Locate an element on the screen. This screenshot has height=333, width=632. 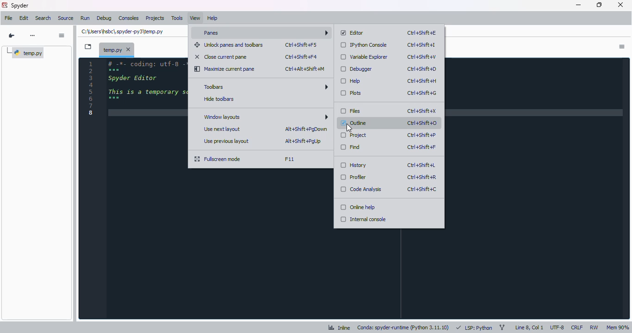
RW is located at coordinates (594, 327).